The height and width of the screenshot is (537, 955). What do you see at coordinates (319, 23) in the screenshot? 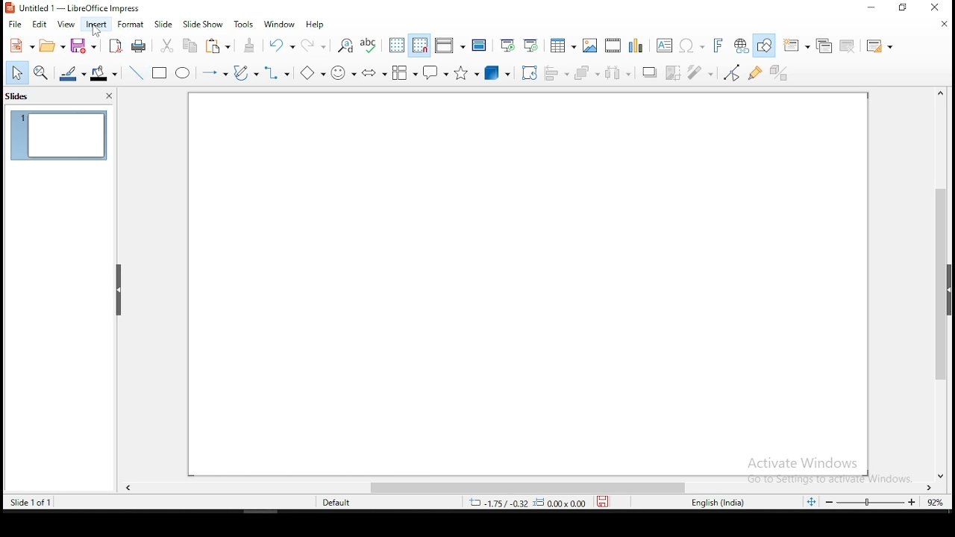
I see `help` at bounding box center [319, 23].